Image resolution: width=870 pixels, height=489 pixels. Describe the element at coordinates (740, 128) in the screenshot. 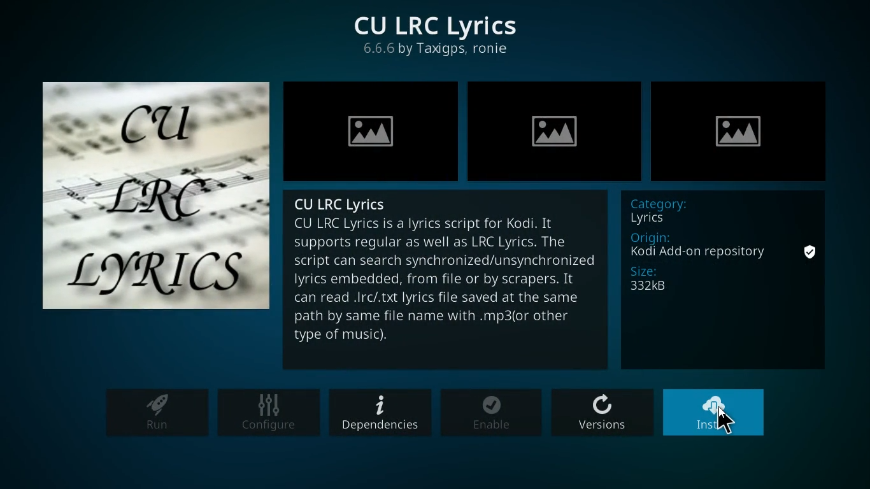

I see `image` at that location.